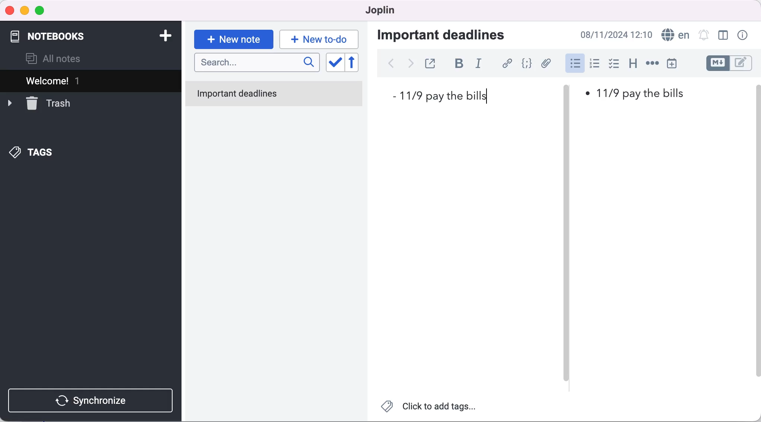  Describe the element at coordinates (505, 64) in the screenshot. I see `hyperlink` at that location.